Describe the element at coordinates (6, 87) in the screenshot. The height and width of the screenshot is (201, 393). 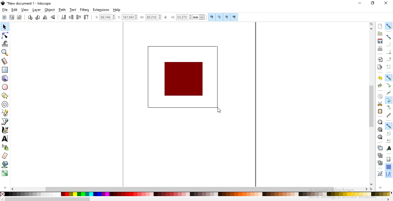
I see `creates circles, arcs and ellipses` at that location.